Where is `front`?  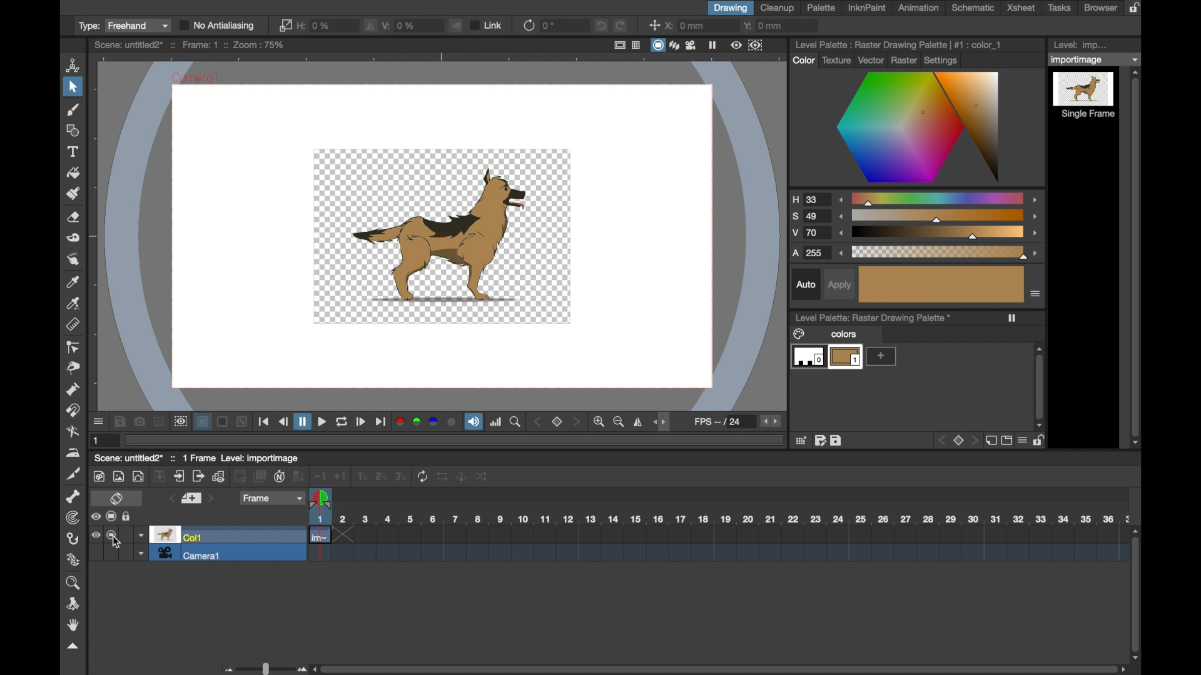 front is located at coordinates (577, 422).